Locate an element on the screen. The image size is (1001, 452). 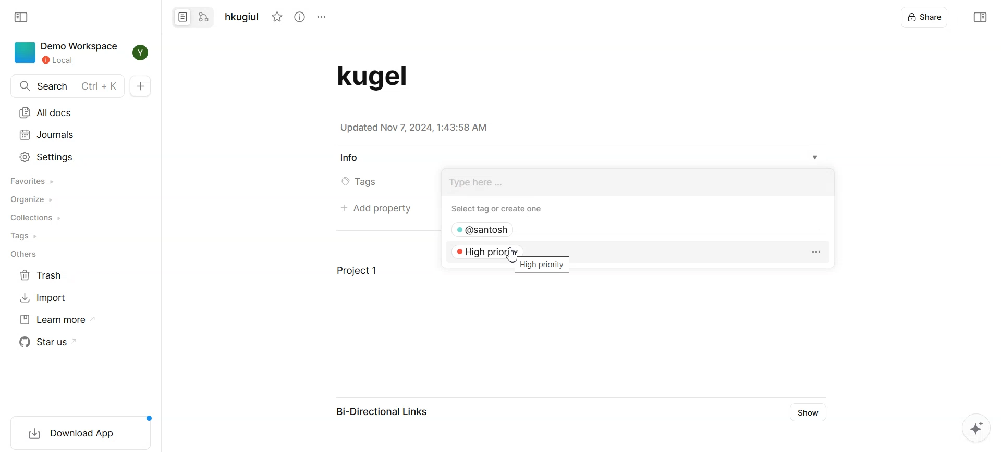
download app is located at coordinates (80, 434).